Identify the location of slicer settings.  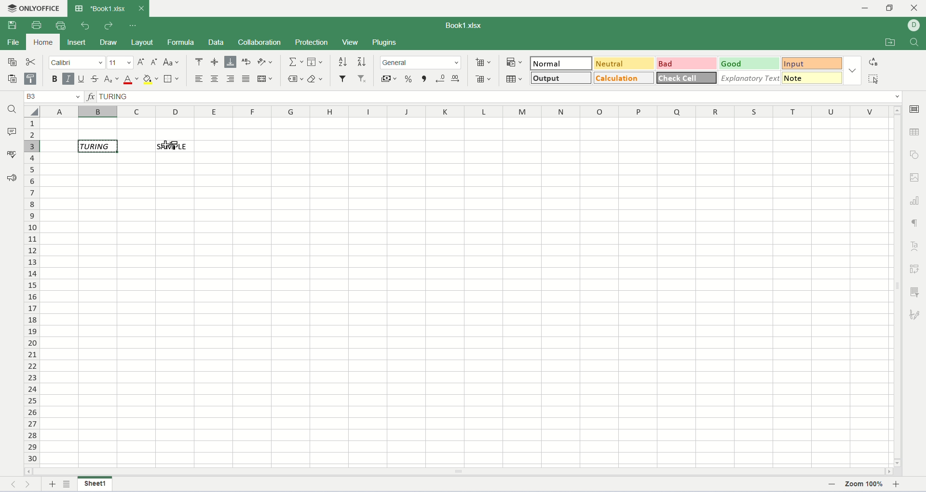
(915, 292).